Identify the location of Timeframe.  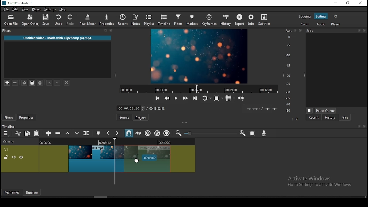
(33, 193).